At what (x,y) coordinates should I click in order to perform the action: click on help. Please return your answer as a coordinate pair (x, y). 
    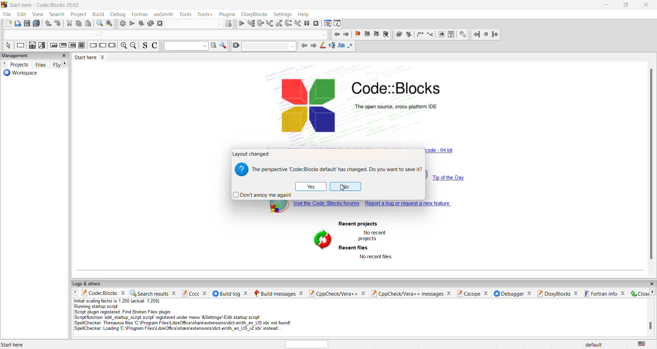
    Looking at the image, I should click on (305, 14).